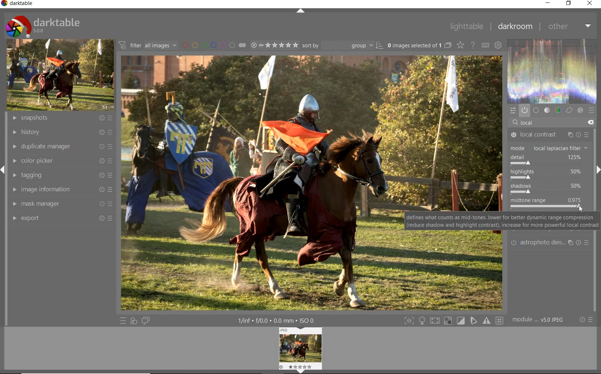 The width and height of the screenshot is (601, 374). Describe the element at coordinates (43, 26) in the screenshot. I see `system logo & name` at that location.